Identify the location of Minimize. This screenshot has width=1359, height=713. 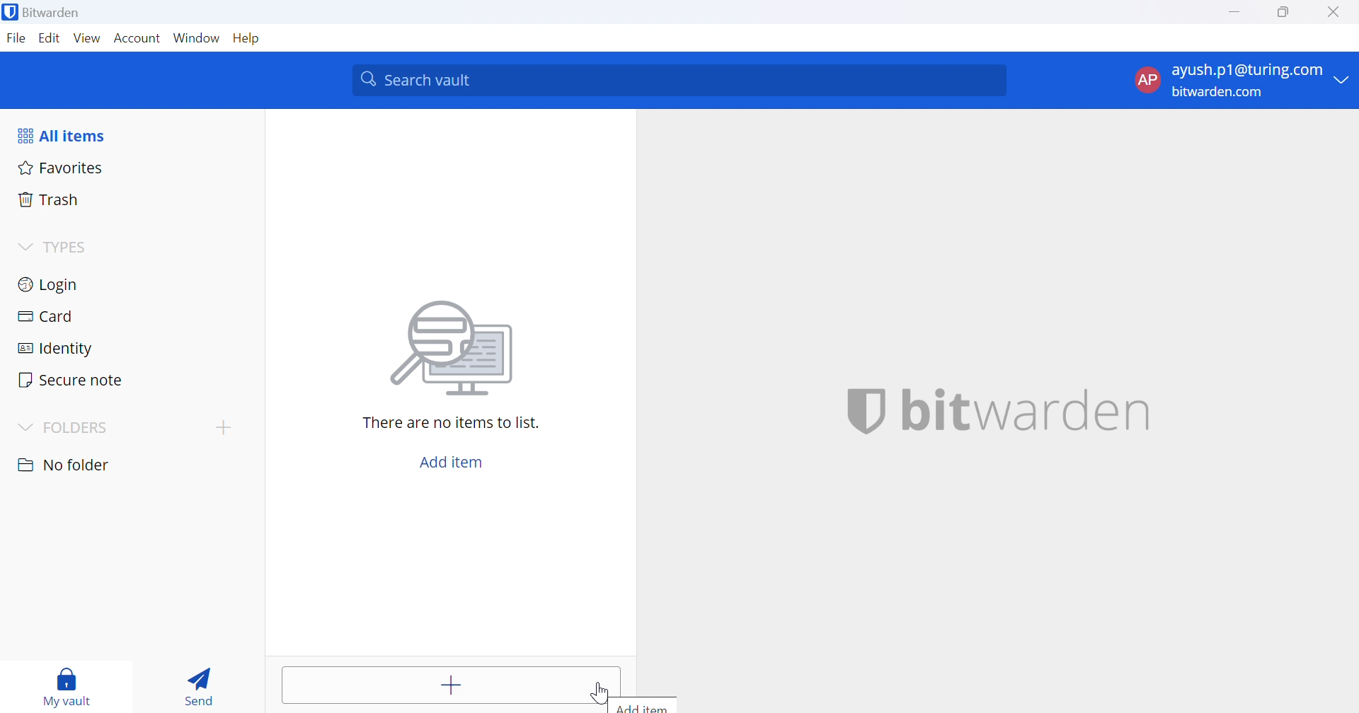
(1234, 13).